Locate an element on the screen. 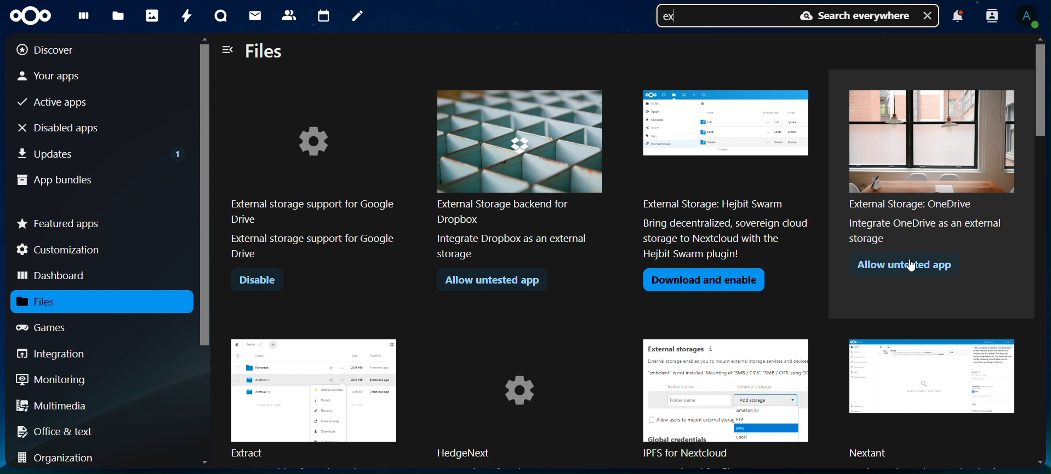 Image resolution: width=1051 pixels, height=474 pixels. allow untested app is located at coordinates (493, 279).